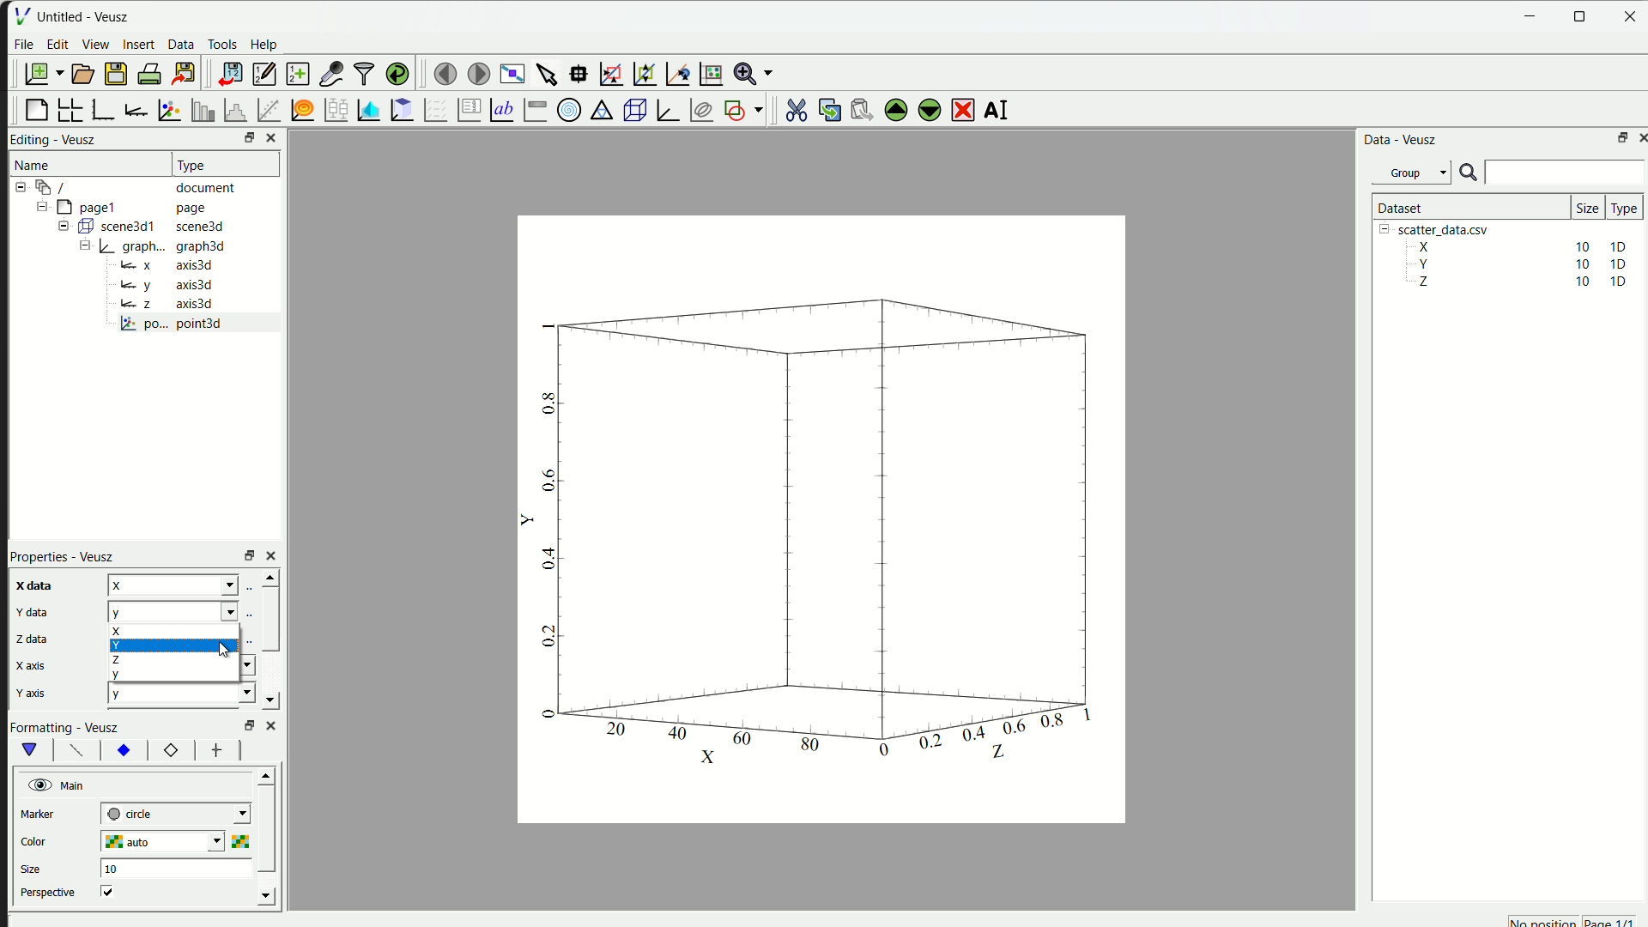 The height and width of the screenshot is (927, 1648). I want to click on | Dataset, so click(1397, 208).